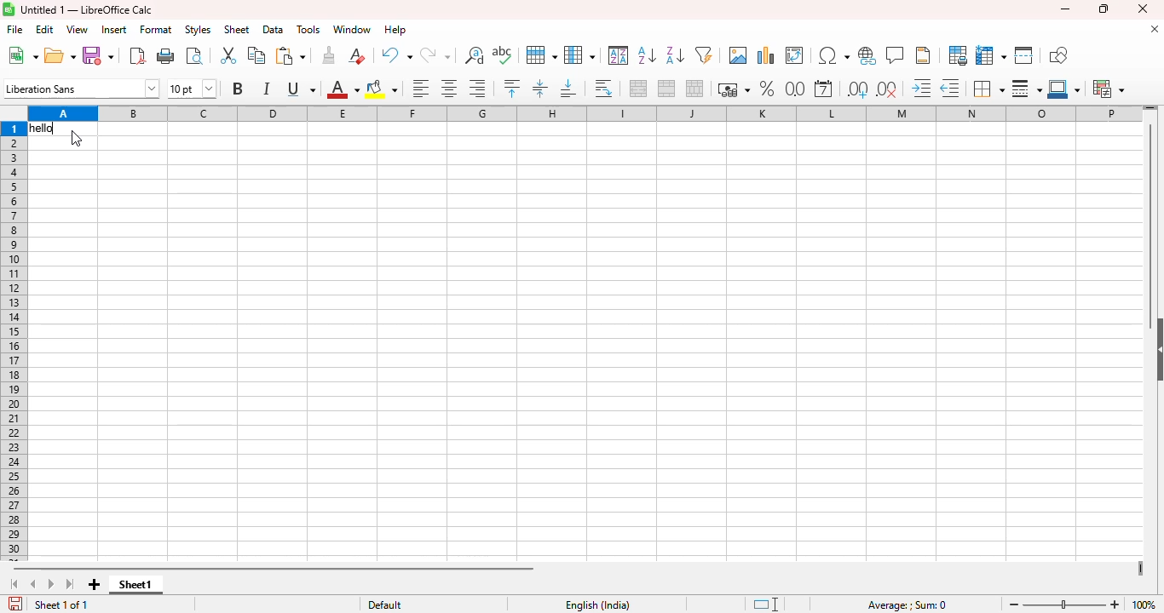 The height and width of the screenshot is (613, 1164). I want to click on sheet1, so click(135, 585).